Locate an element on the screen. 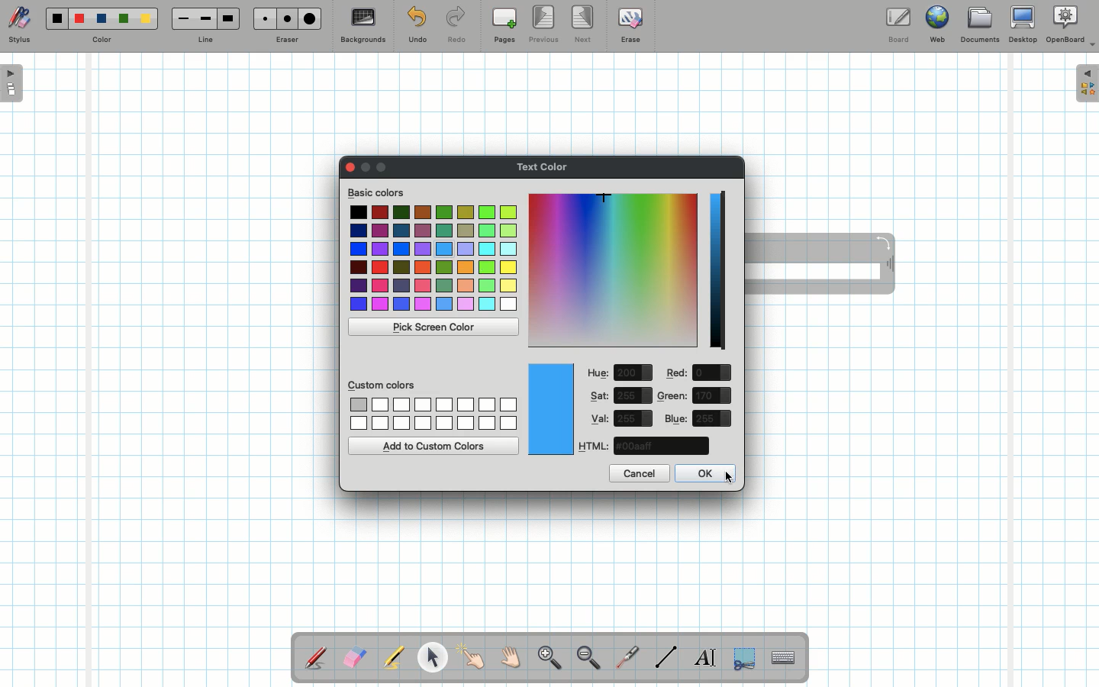  Open pages is located at coordinates (13, 82).